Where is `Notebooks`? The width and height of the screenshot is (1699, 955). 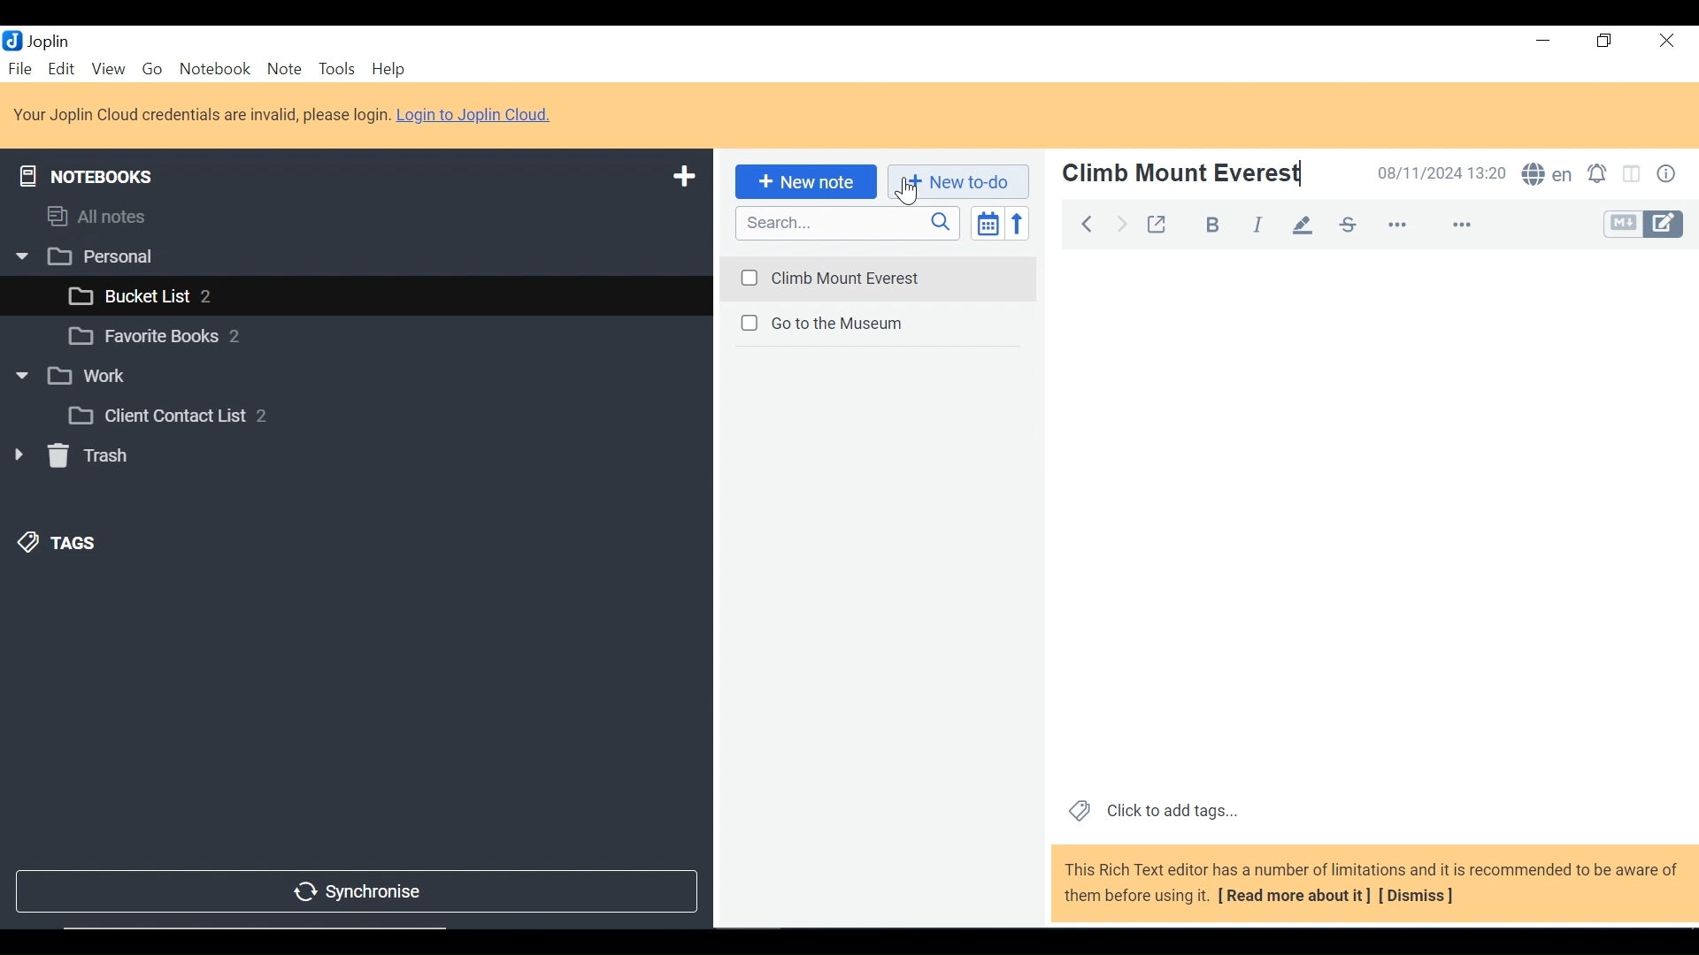 Notebooks is located at coordinates (87, 172).